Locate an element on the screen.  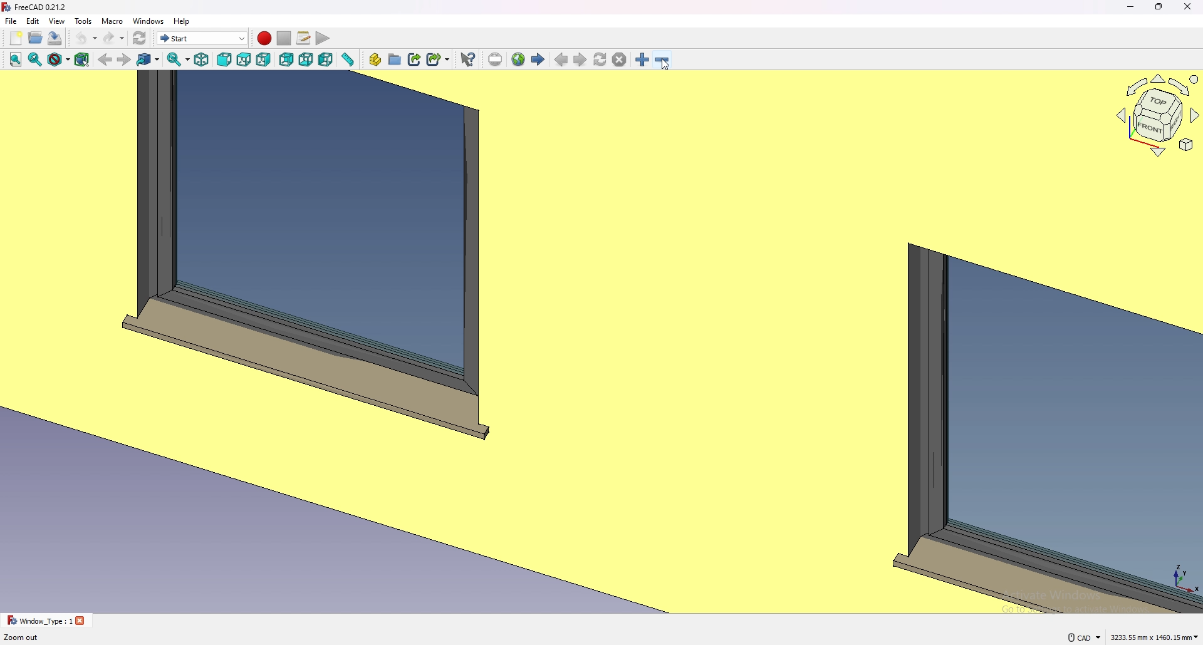
isometric is located at coordinates (201, 59).